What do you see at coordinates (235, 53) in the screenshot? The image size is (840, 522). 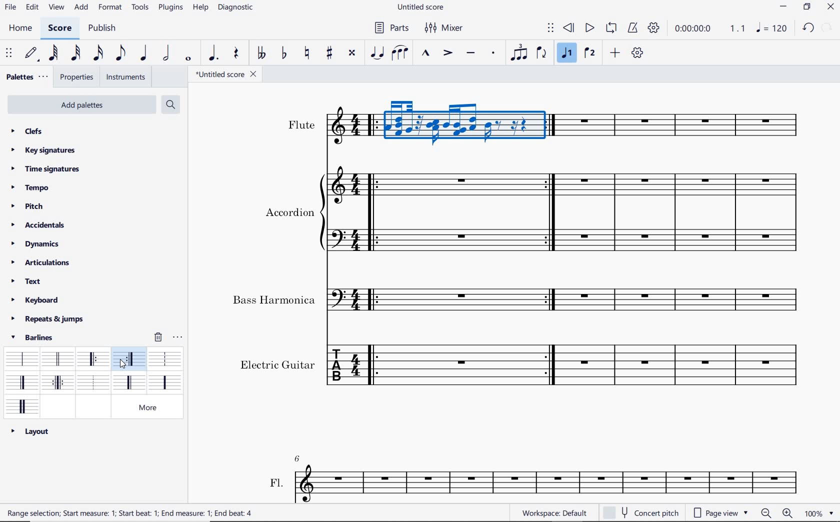 I see `rest` at bounding box center [235, 53].